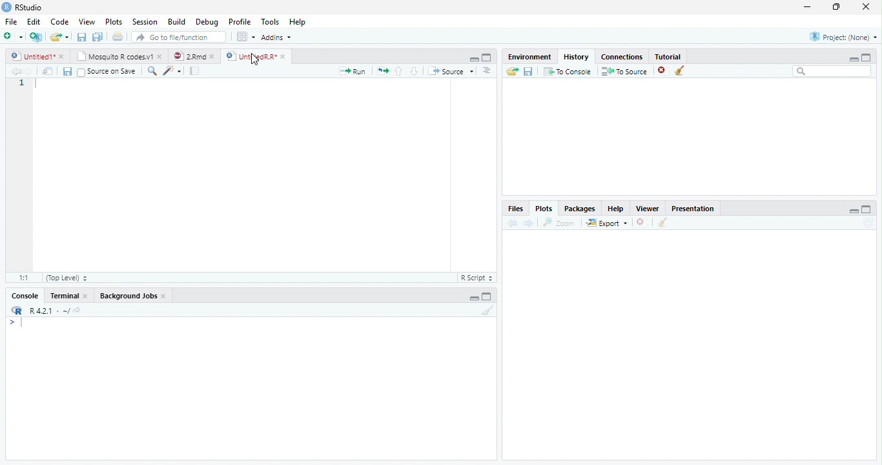 The height and width of the screenshot is (465, 882). Describe the element at coordinates (474, 298) in the screenshot. I see `Minimize` at that location.